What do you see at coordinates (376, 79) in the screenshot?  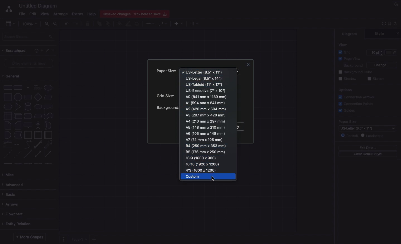 I see `Sketch ` at bounding box center [376, 79].